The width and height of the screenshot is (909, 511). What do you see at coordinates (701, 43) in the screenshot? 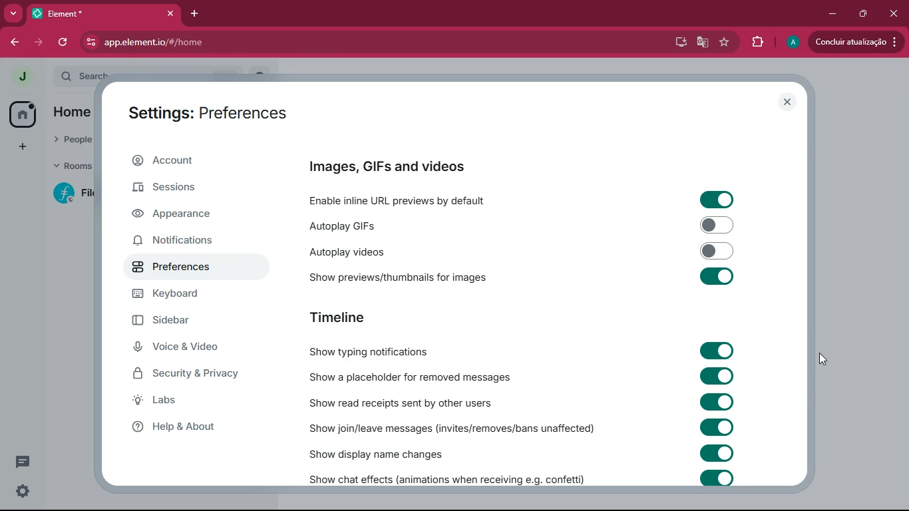
I see `google translate` at bounding box center [701, 43].